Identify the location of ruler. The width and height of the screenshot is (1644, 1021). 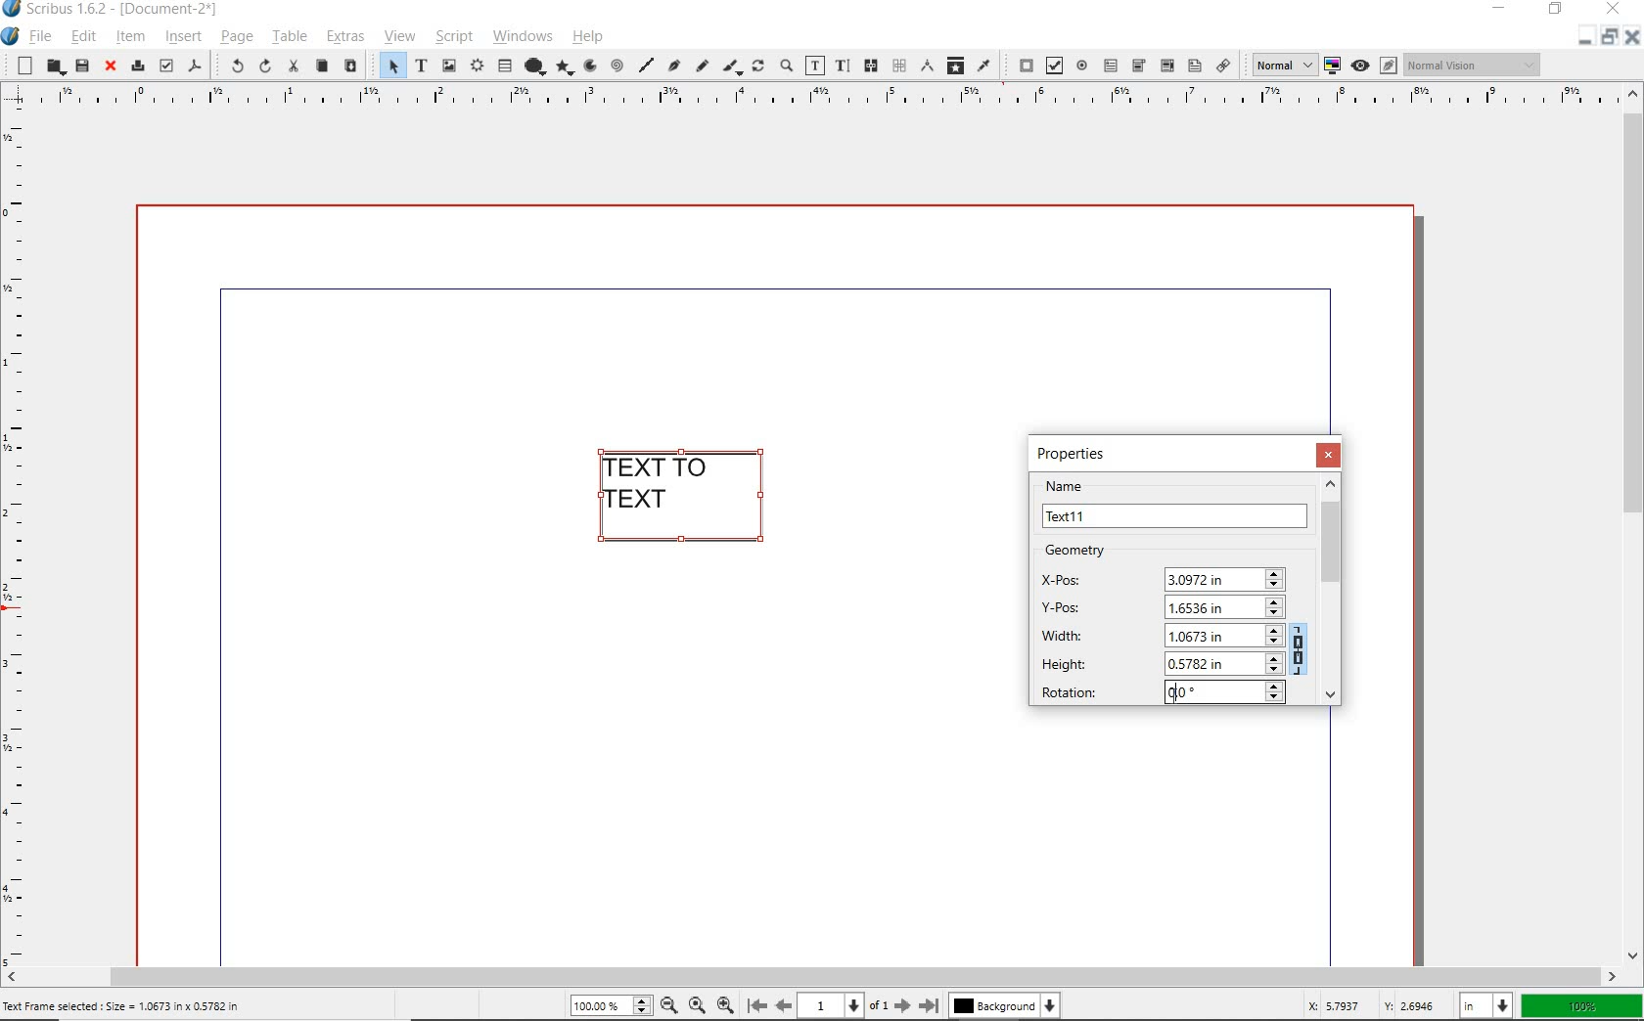
(816, 102).